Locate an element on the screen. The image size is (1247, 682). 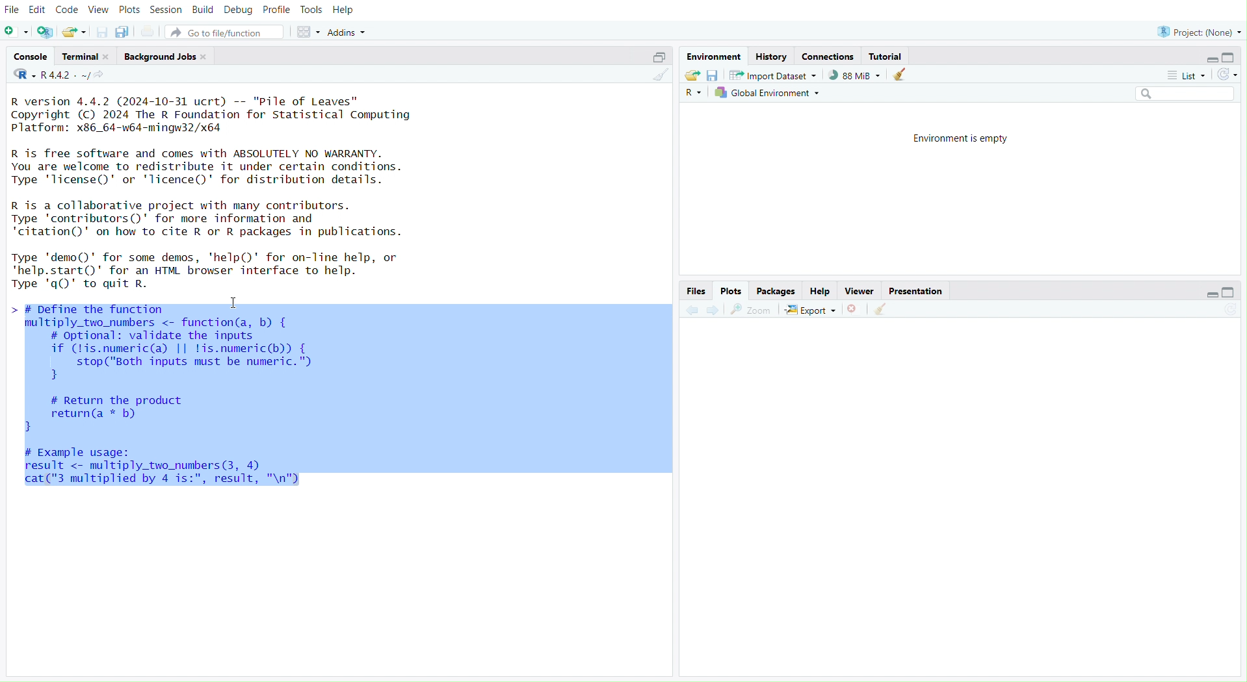
Global Environment is located at coordinates (770, 93).